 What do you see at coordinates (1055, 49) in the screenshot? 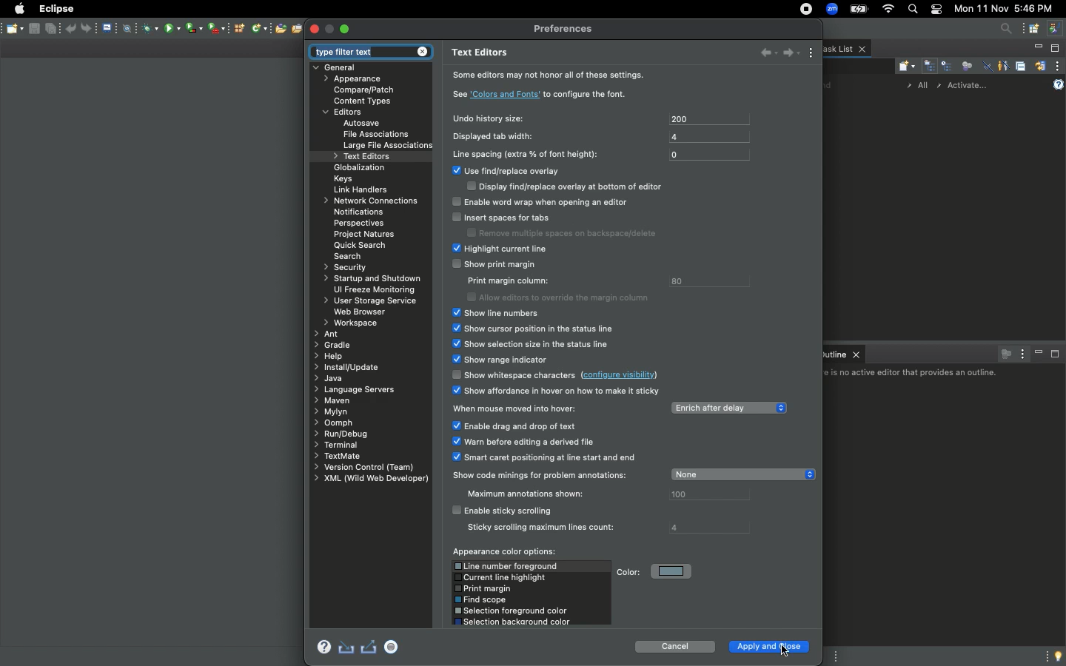
I see `Maximize ` at bounding box center [1055, 49].